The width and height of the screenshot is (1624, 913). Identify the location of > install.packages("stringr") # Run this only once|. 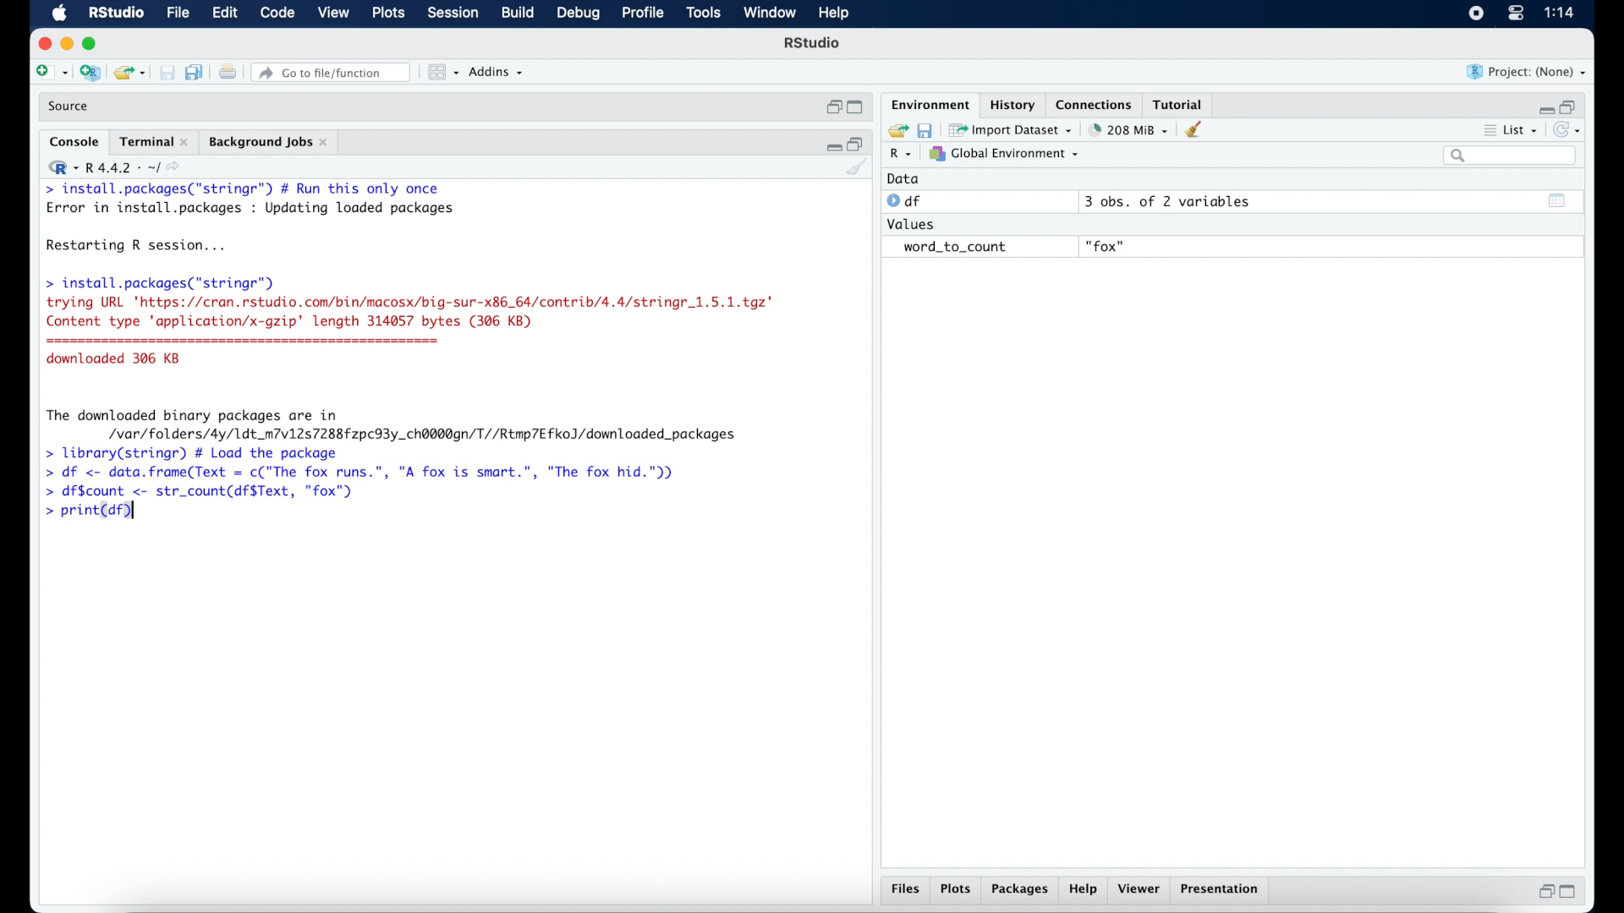
(247, 189).